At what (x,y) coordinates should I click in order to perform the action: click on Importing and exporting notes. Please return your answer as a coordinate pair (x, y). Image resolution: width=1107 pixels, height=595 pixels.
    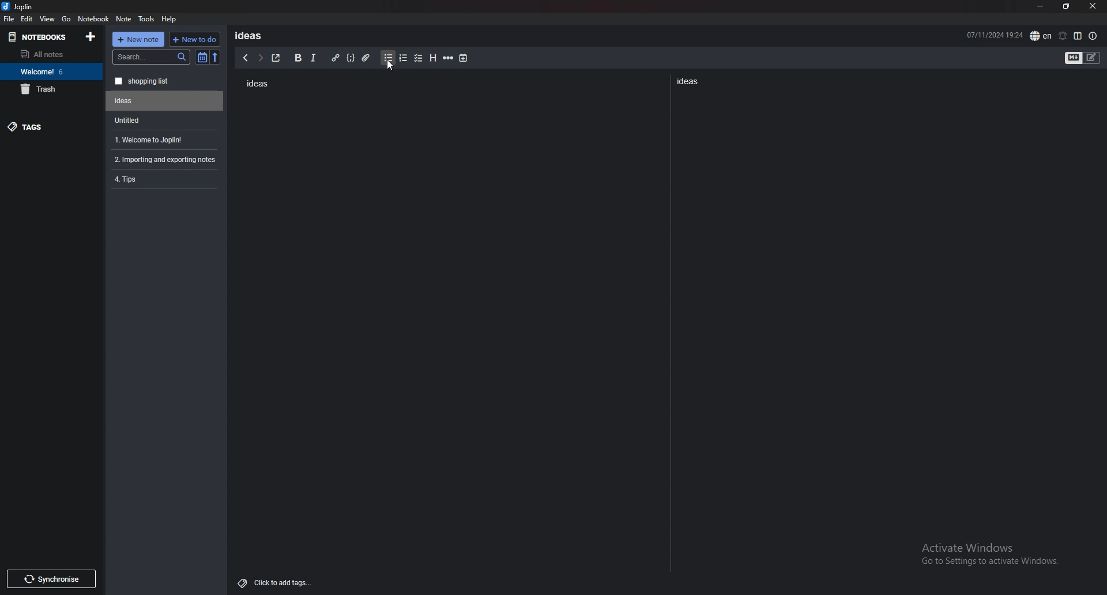
    Looking at the image, I should click on (167, 160).